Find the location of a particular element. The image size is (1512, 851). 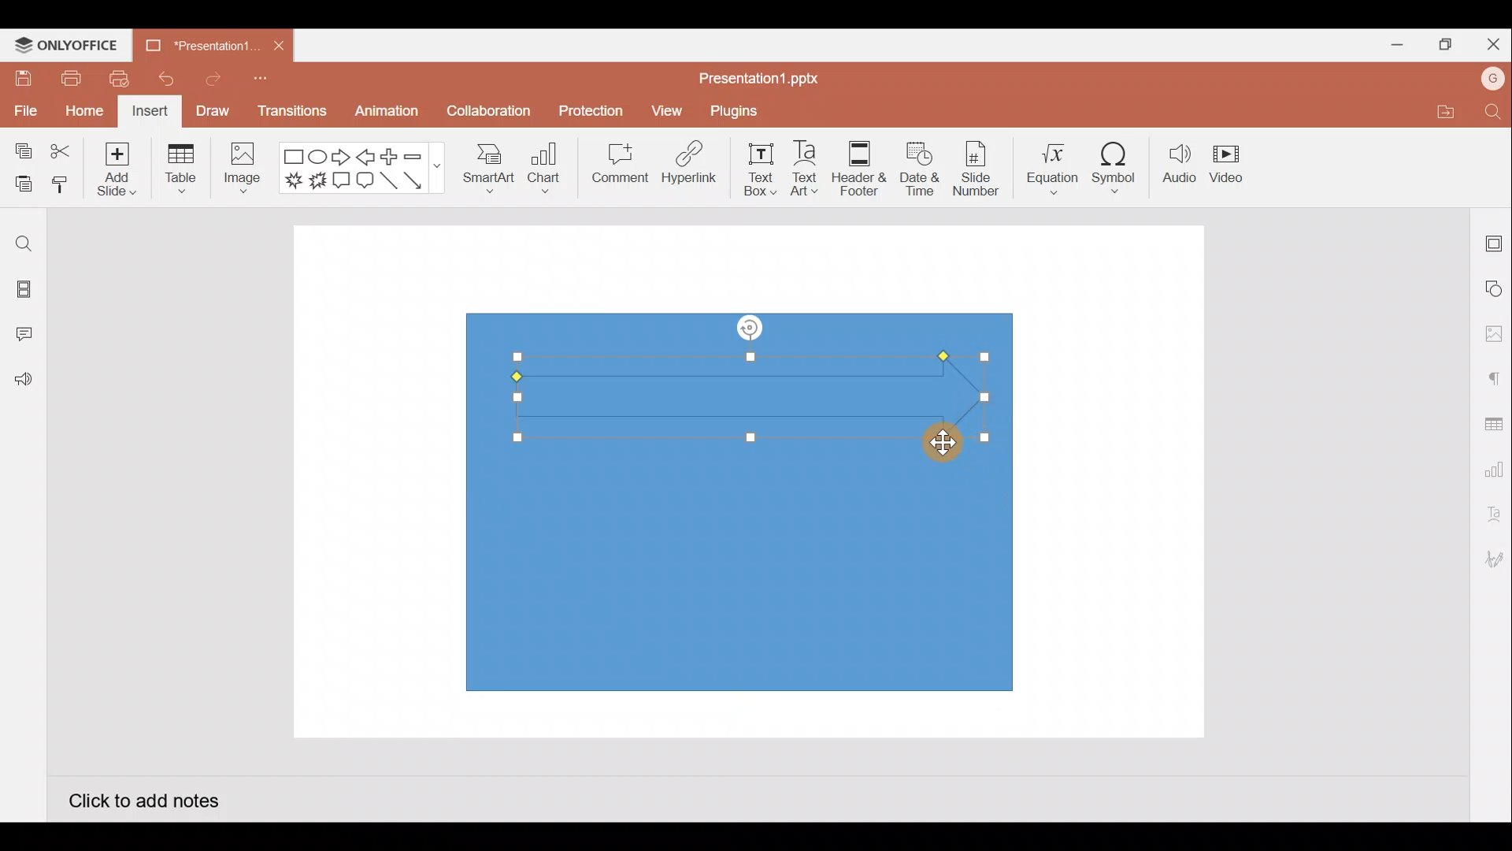

Table is located at coordinates (183, 170).